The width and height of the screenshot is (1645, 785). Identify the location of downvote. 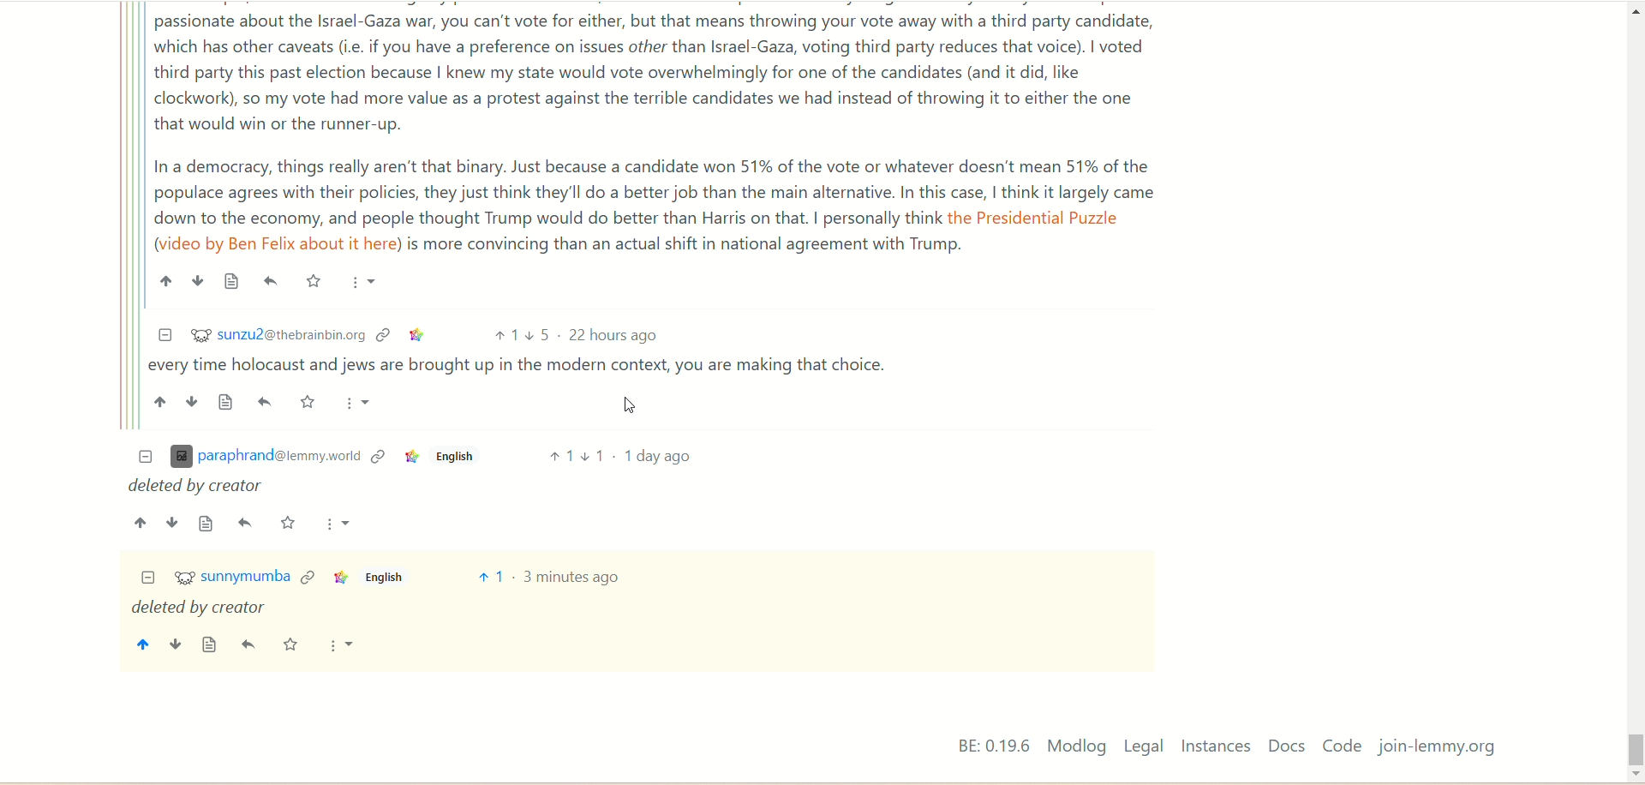
(174, 646).